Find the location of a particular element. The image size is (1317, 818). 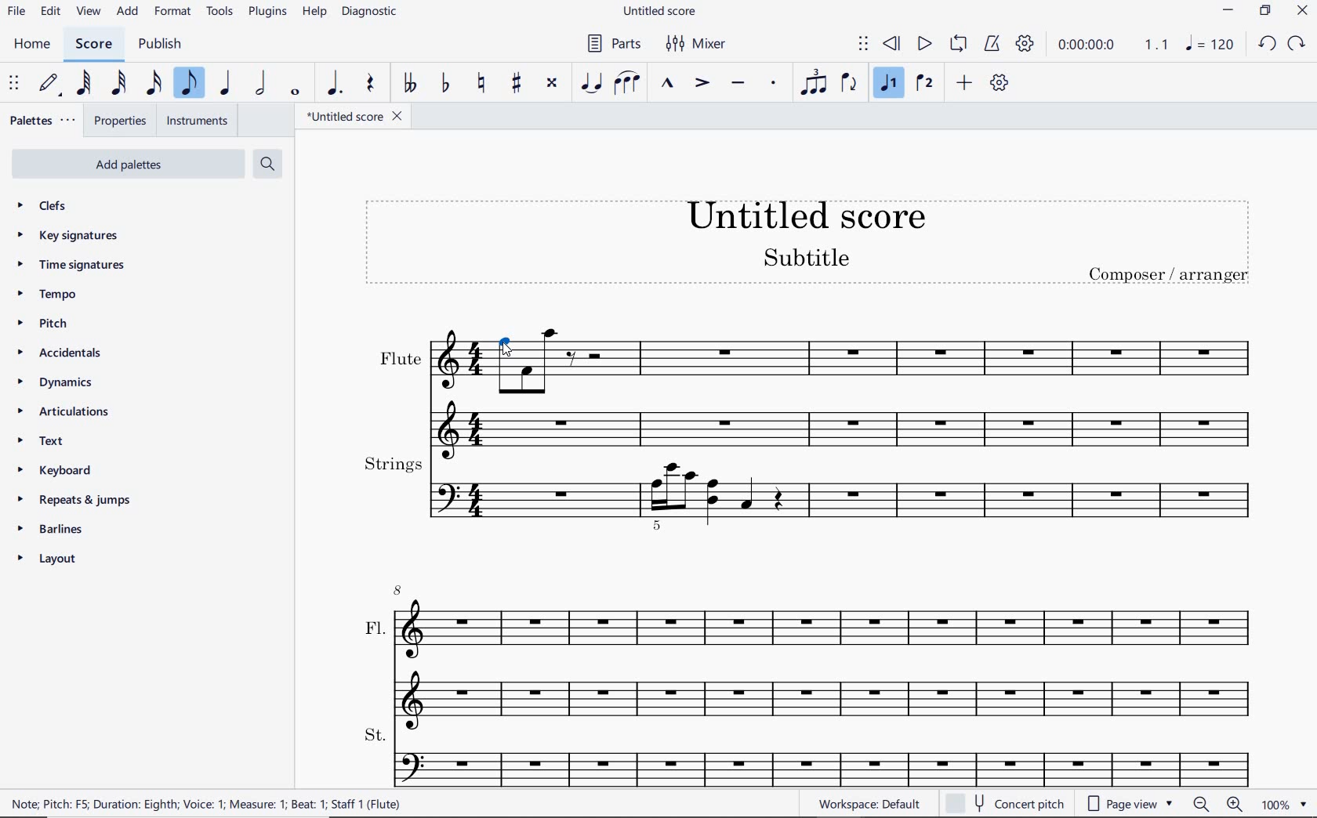

TOGGLE SHARP is located at coordinates (517, 82).